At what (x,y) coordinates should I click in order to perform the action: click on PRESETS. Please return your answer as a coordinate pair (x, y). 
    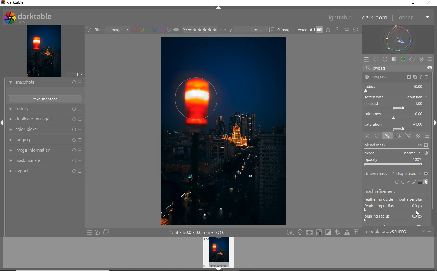
    Looking at the image, I should click on (430, 60).